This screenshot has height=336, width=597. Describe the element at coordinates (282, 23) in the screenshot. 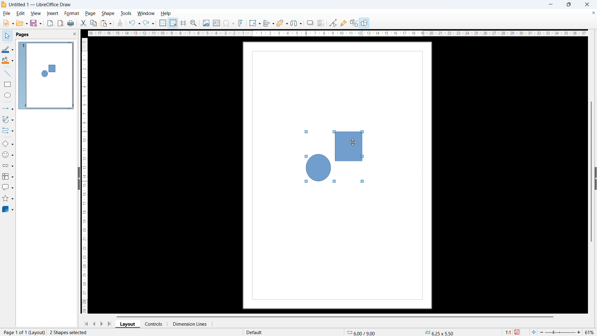

I see `arrange` at that location.